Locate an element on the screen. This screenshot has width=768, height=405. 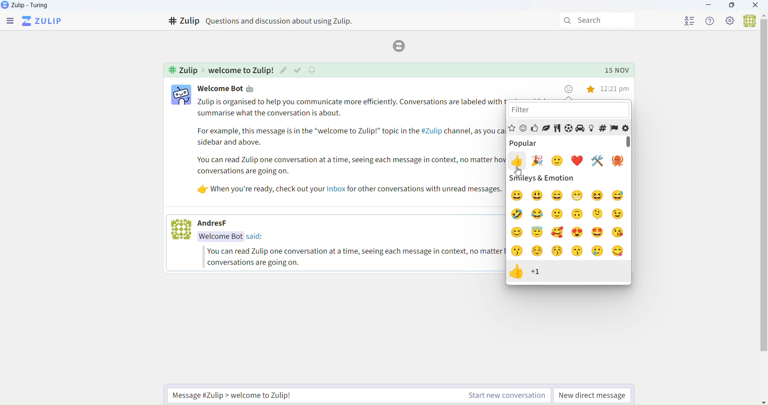
laugh with tears is located at coordinates (538, 214).